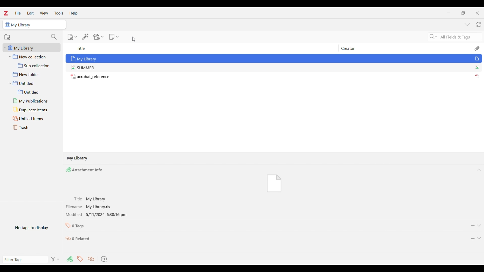 This screenshot has height=272, width=484. What do you see at coordinates (93, 207) in the screenshot?
I see `Filename: mylibrary.ris` at bounding box center [93, 207].